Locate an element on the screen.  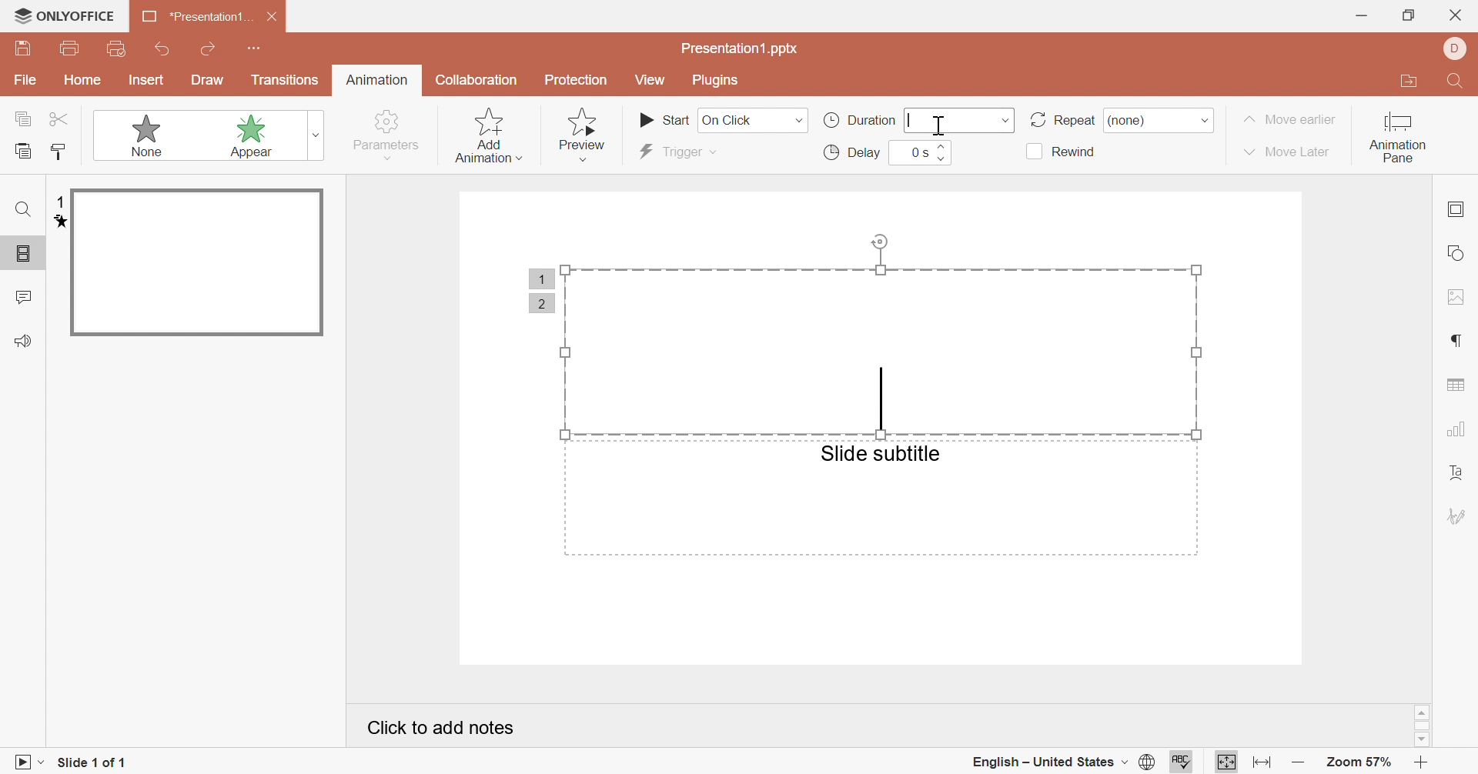
slider is located at coordinates (943, 152).